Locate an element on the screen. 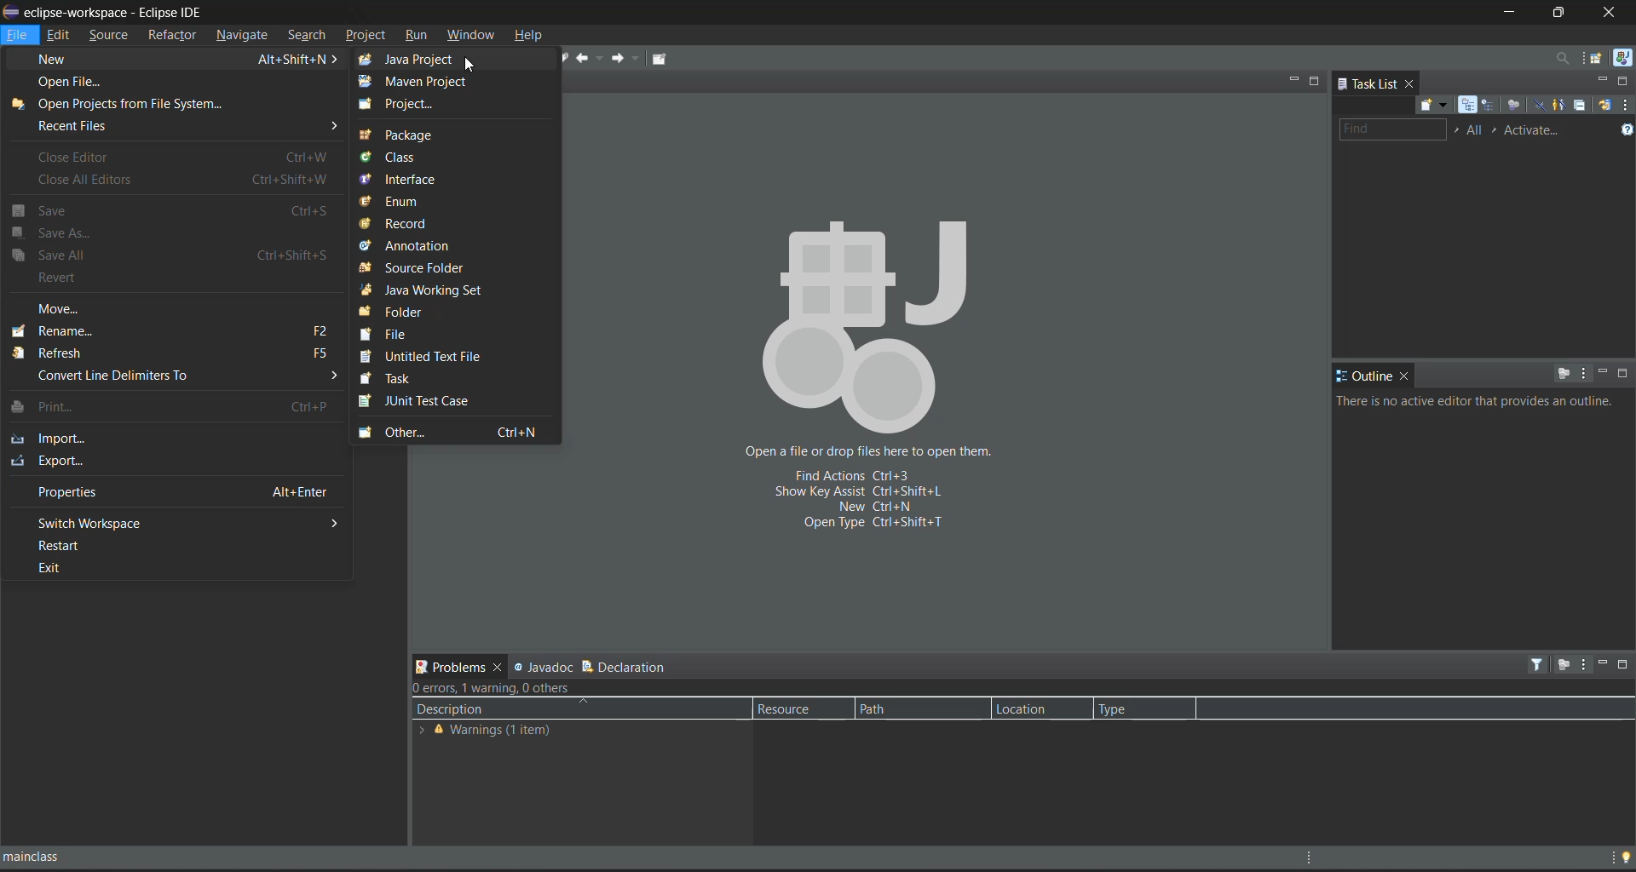 This screenshot has height=872, width=1636. enum is located at coordinates (405, 204).